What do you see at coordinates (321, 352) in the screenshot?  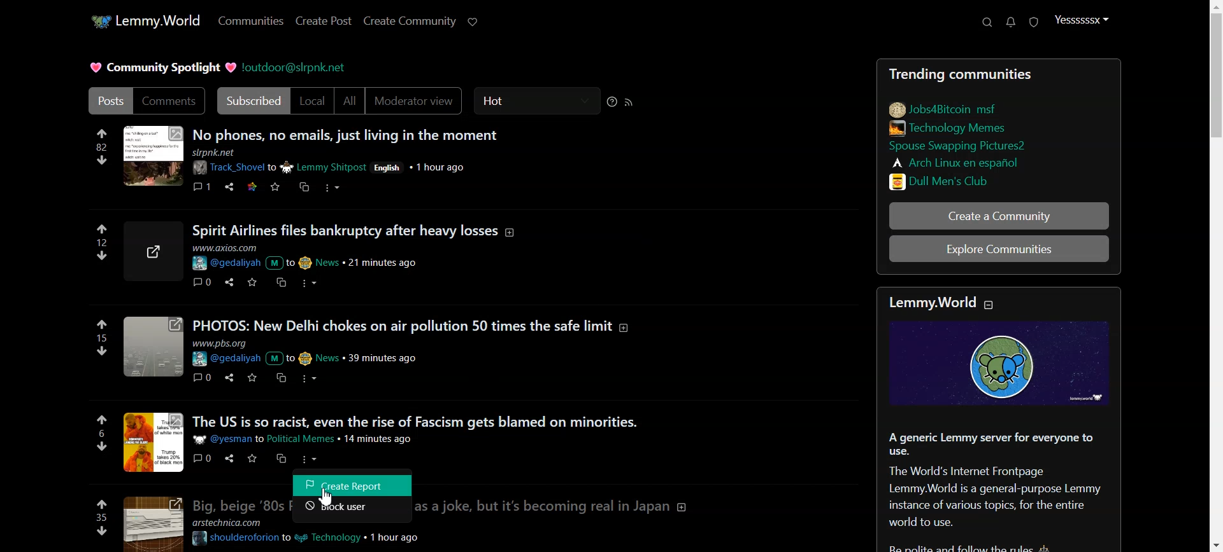 I see `post details` at bounding box center [321, 352].